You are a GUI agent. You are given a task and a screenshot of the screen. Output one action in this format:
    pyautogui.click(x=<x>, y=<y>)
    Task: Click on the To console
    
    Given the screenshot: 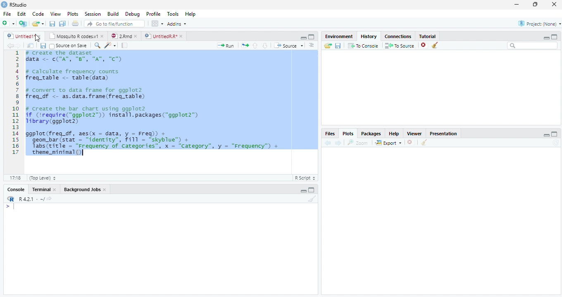 What is the action you would take?
    pyautogui.click(x=363, y=46)
    